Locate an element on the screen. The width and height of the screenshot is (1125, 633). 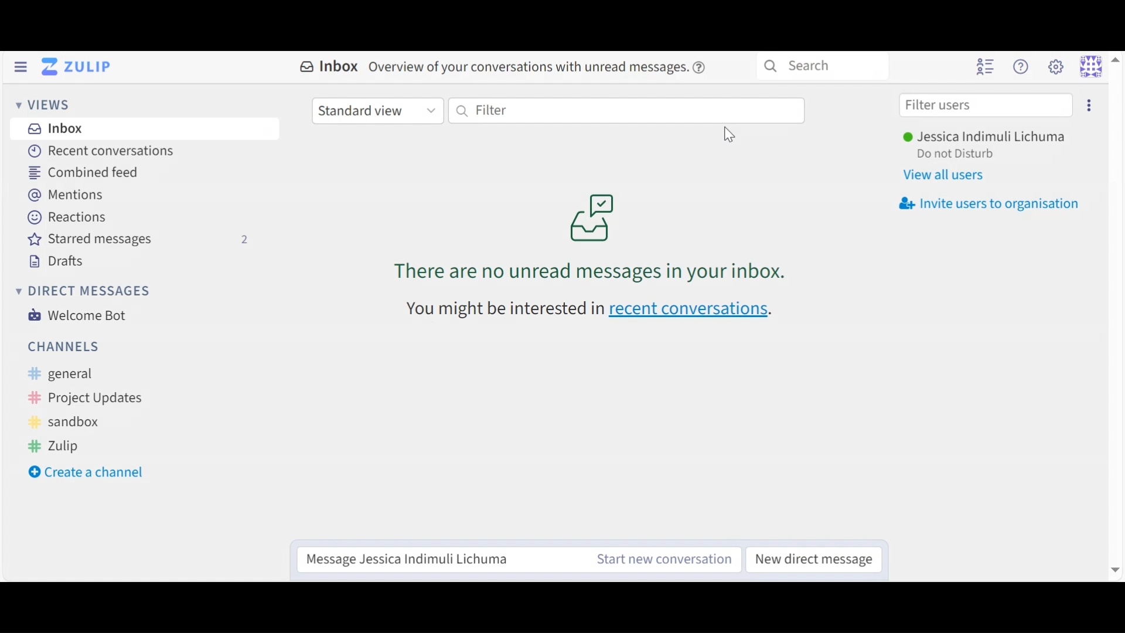
Welcome Bot is located at coordinates (76, 315).